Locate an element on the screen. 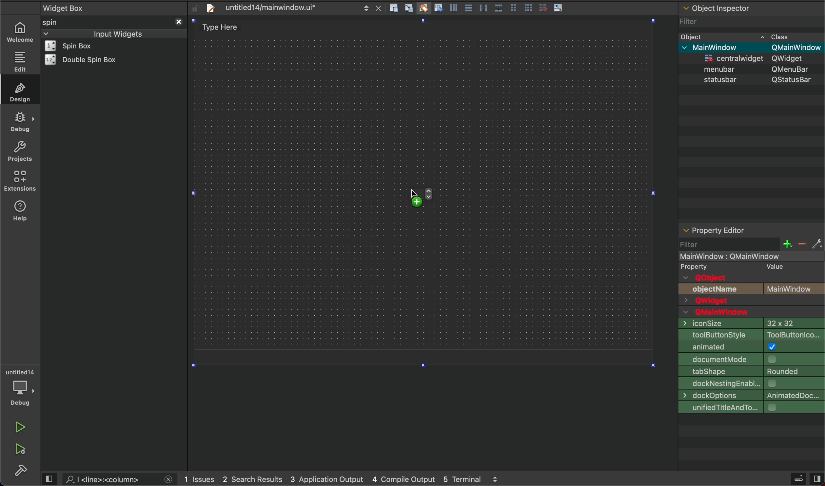 The height and width of the screenshot is (486, 825). layout action is located at coordinates (479, 7).